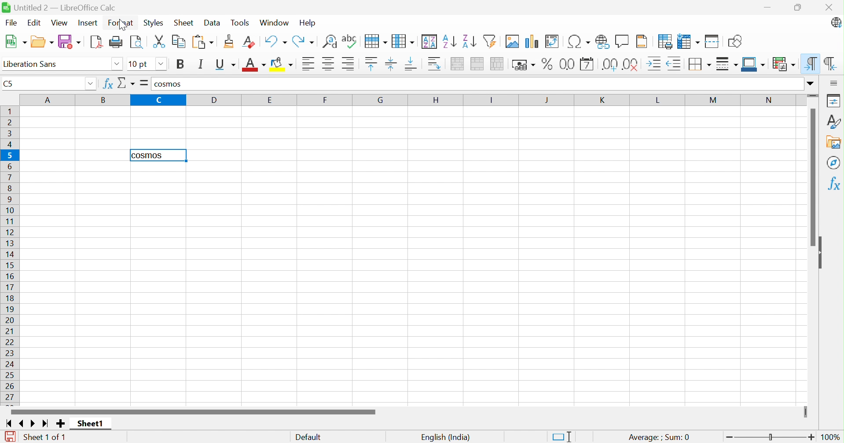 This screenshot has height=443, width=844. I want to click on Untitled 2 - LibreOffice Calc, so click(60, 8).